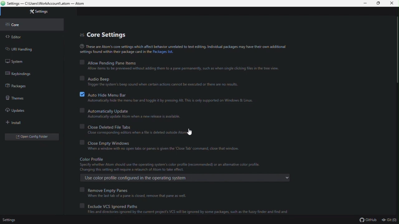 The image size is (399, 224). Describe the element at coordinates (25, 122) in the screenshot. I see `Install` at that location.